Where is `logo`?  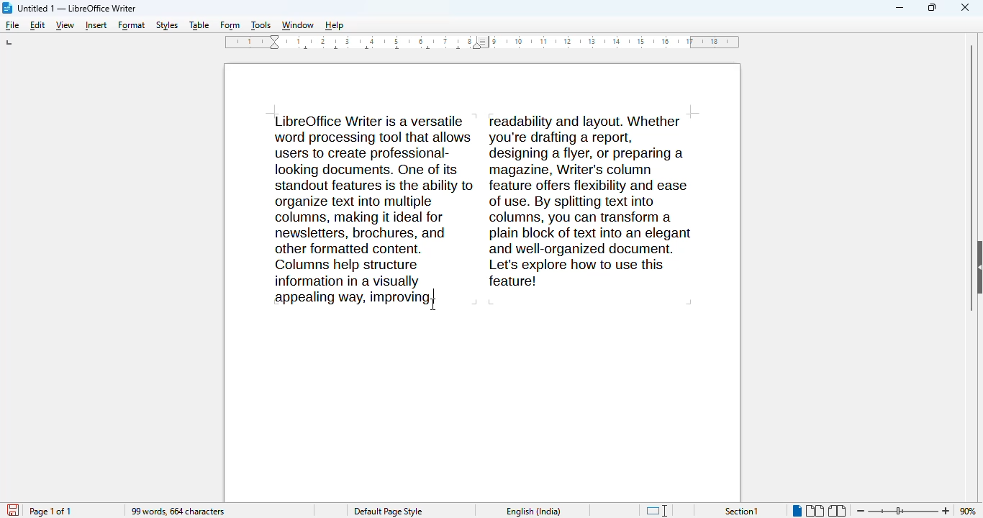
logo is located at coordinates (7, 8).